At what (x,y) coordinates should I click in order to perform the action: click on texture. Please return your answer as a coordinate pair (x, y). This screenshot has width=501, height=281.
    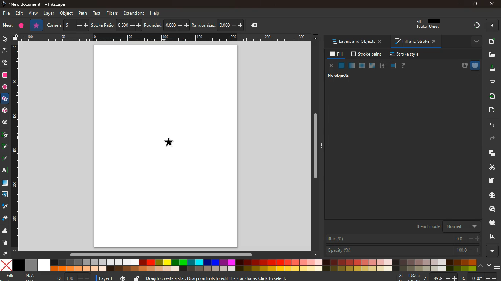
    Looking at the image, I should click on (383, 65).